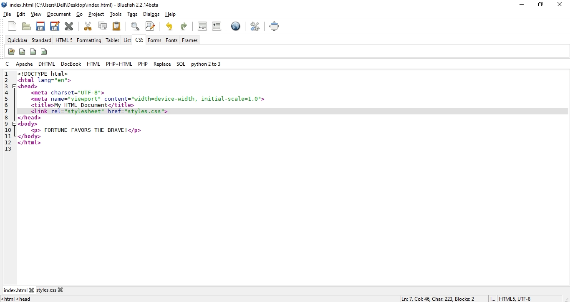  Describe the element at coordinates (139, 41) in the screenshot. I see `css` at that location.